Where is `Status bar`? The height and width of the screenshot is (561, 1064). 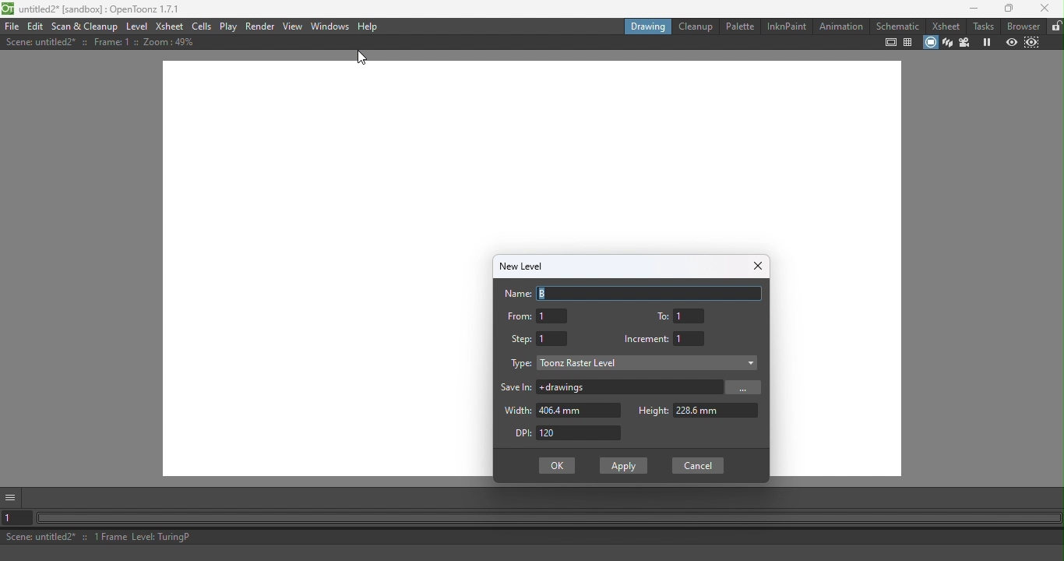
Status bar is located at coordinates (534, 538).